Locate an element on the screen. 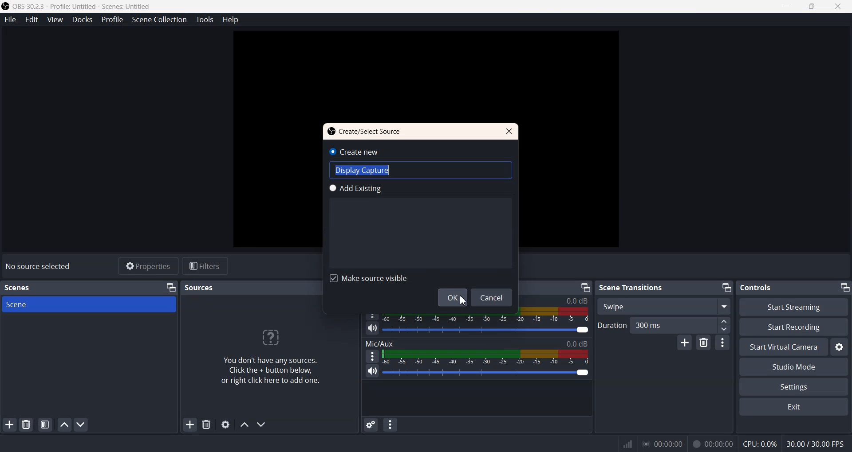  Scene Collection is located at coordinates (159, 19).